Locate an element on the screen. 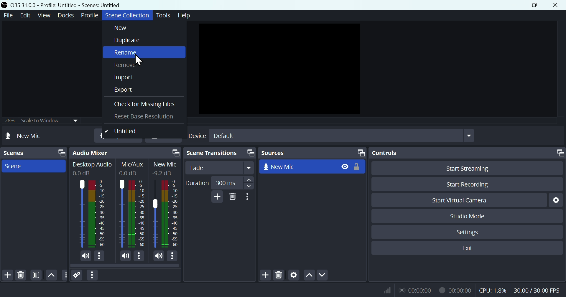  Controls is located at coordinates (466, 153).